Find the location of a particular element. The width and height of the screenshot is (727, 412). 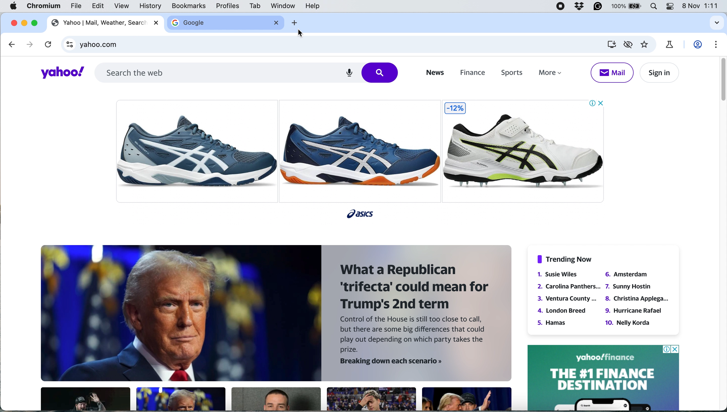

minimise is located at coordinates (25, 23).